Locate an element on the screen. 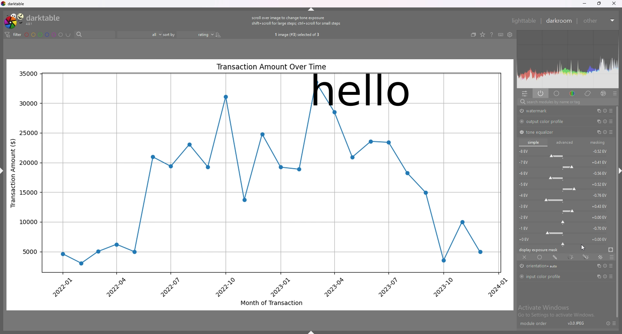 The image size is (622, 334). -2 EV force is located at coordinates (565, 219).